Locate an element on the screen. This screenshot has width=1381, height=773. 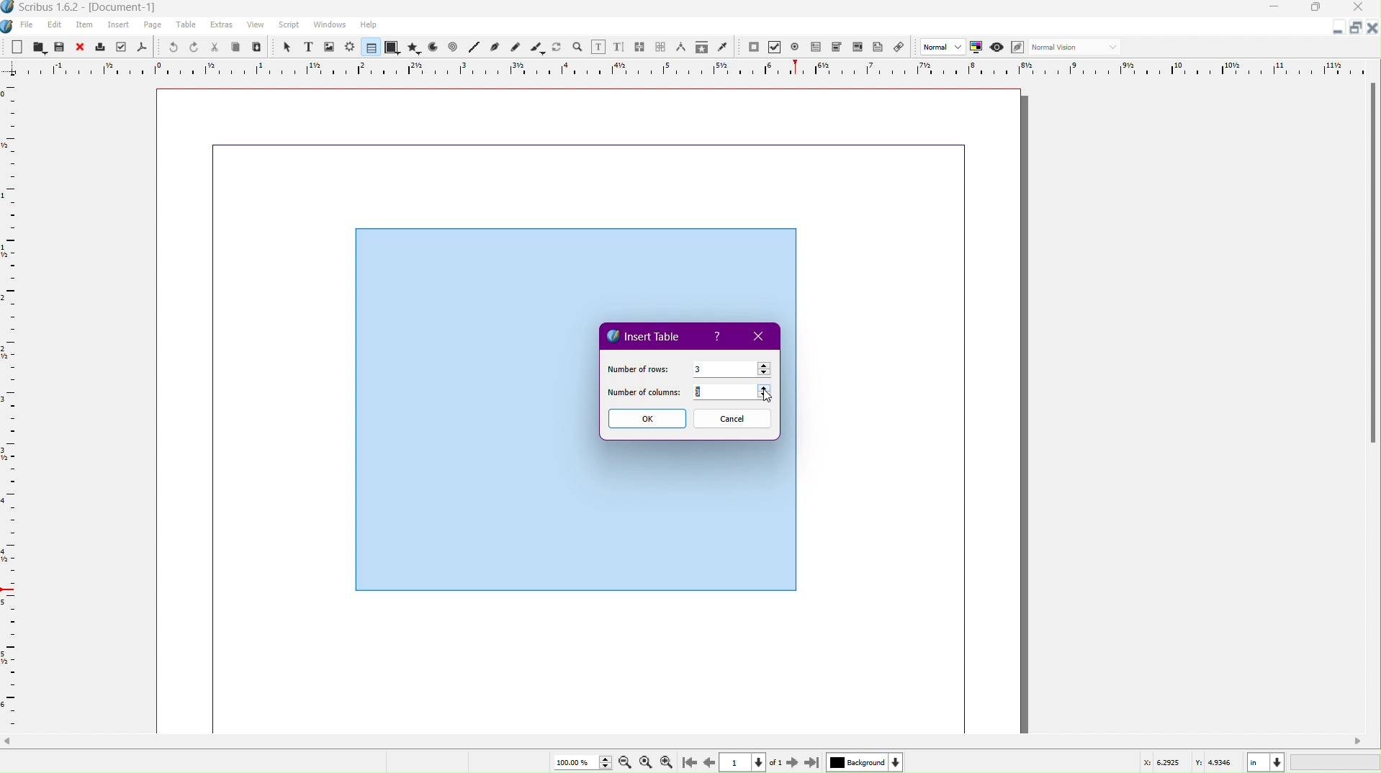
Edit in Preview Mode is located at coordinates (1020, 48).